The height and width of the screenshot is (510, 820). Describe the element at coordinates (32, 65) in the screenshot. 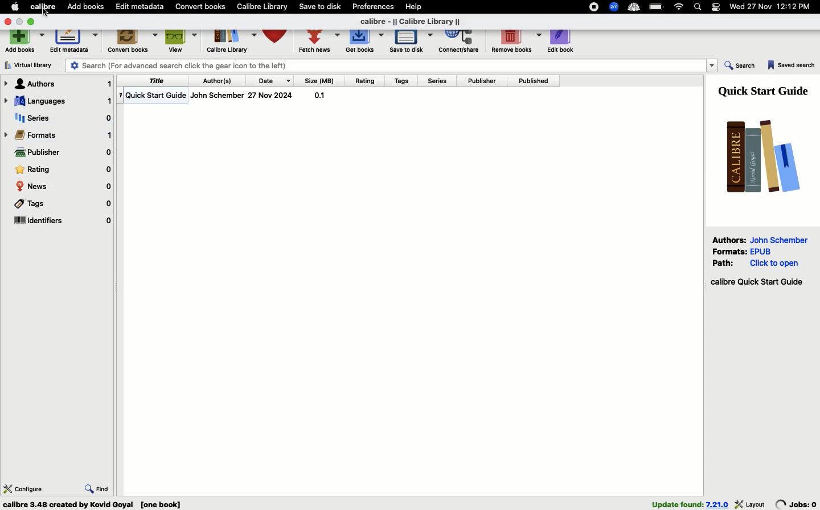

I see `Virtual library` at that location.